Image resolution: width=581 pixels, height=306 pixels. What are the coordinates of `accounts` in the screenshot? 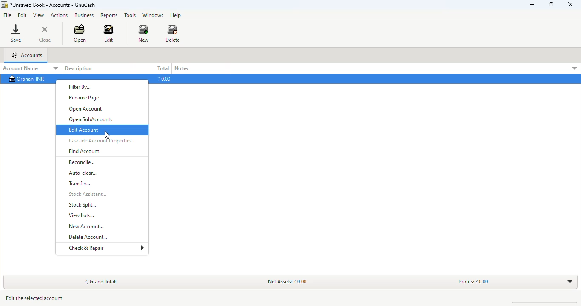 It's located at (26, 55).